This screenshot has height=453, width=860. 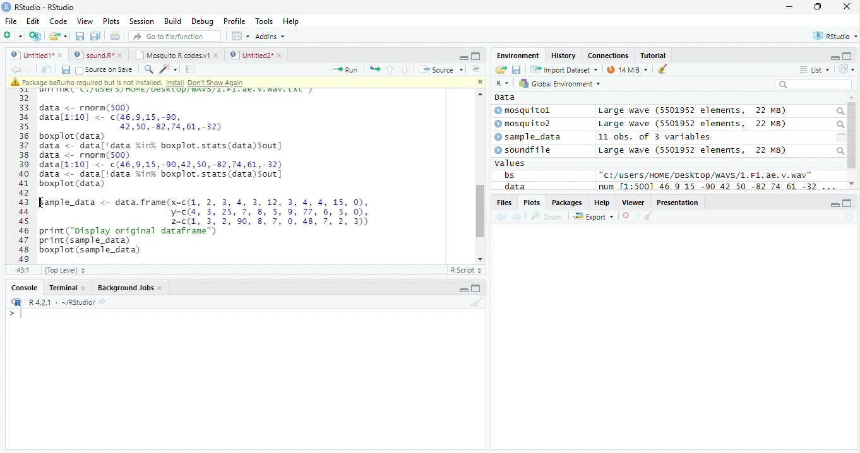 What do you see at coordinates (479, 82) in the screenshot?
I see `close` at bounding box center [479, 82].